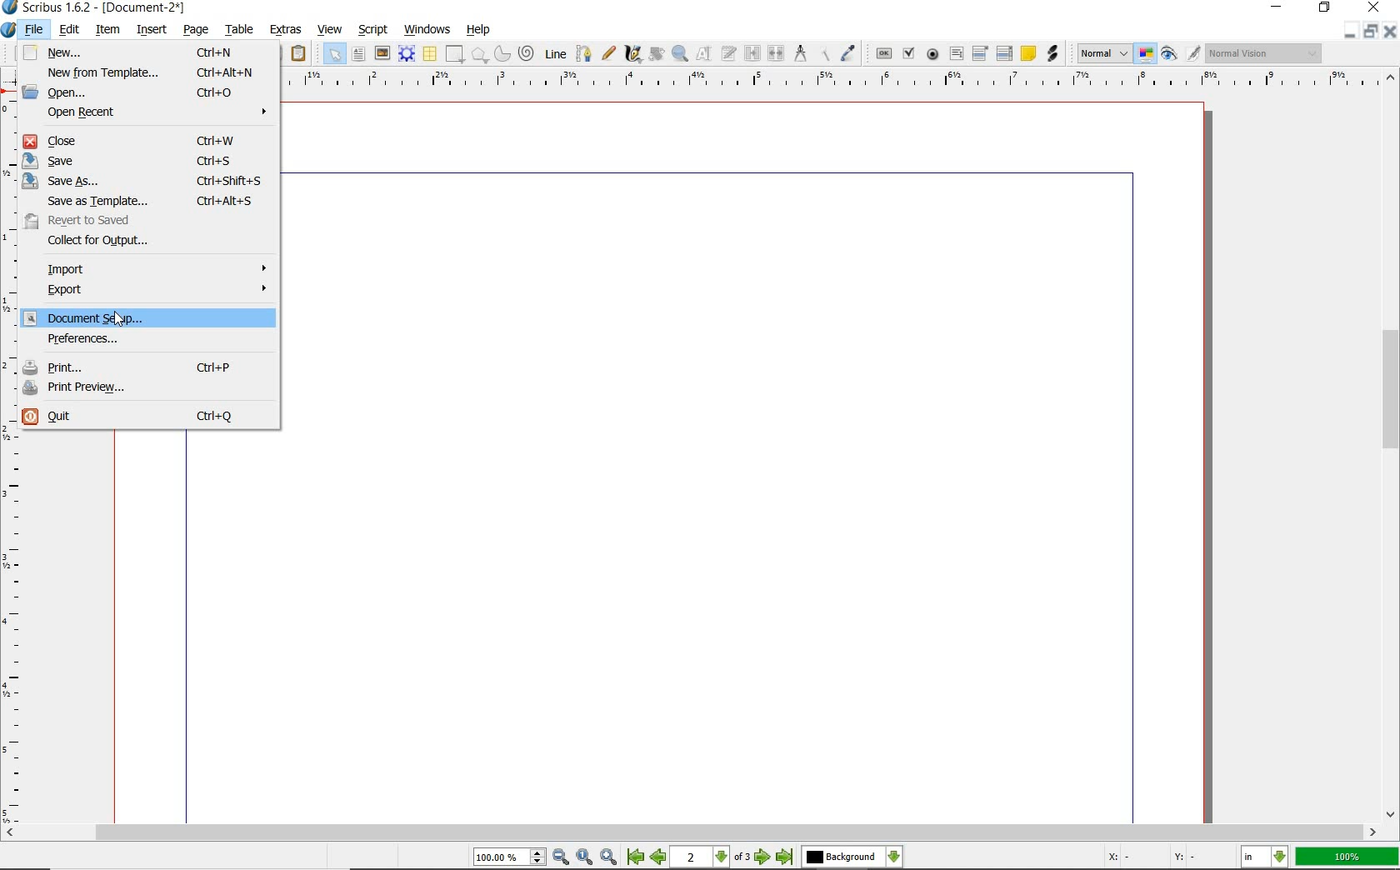  I want to click on minimize, so click(1274, 7).